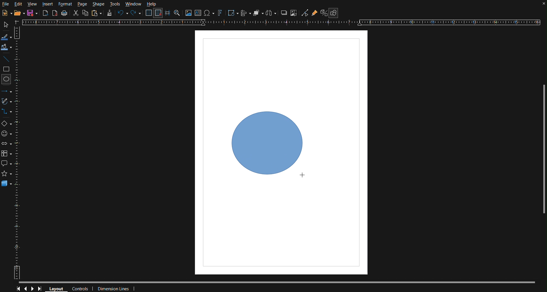 Image resolution: width=547 pixels, height=292 pixels. What do you see at coordinates (7, 111) in the screenshot?
I see `Connectors` at bounding box center [7, 111].